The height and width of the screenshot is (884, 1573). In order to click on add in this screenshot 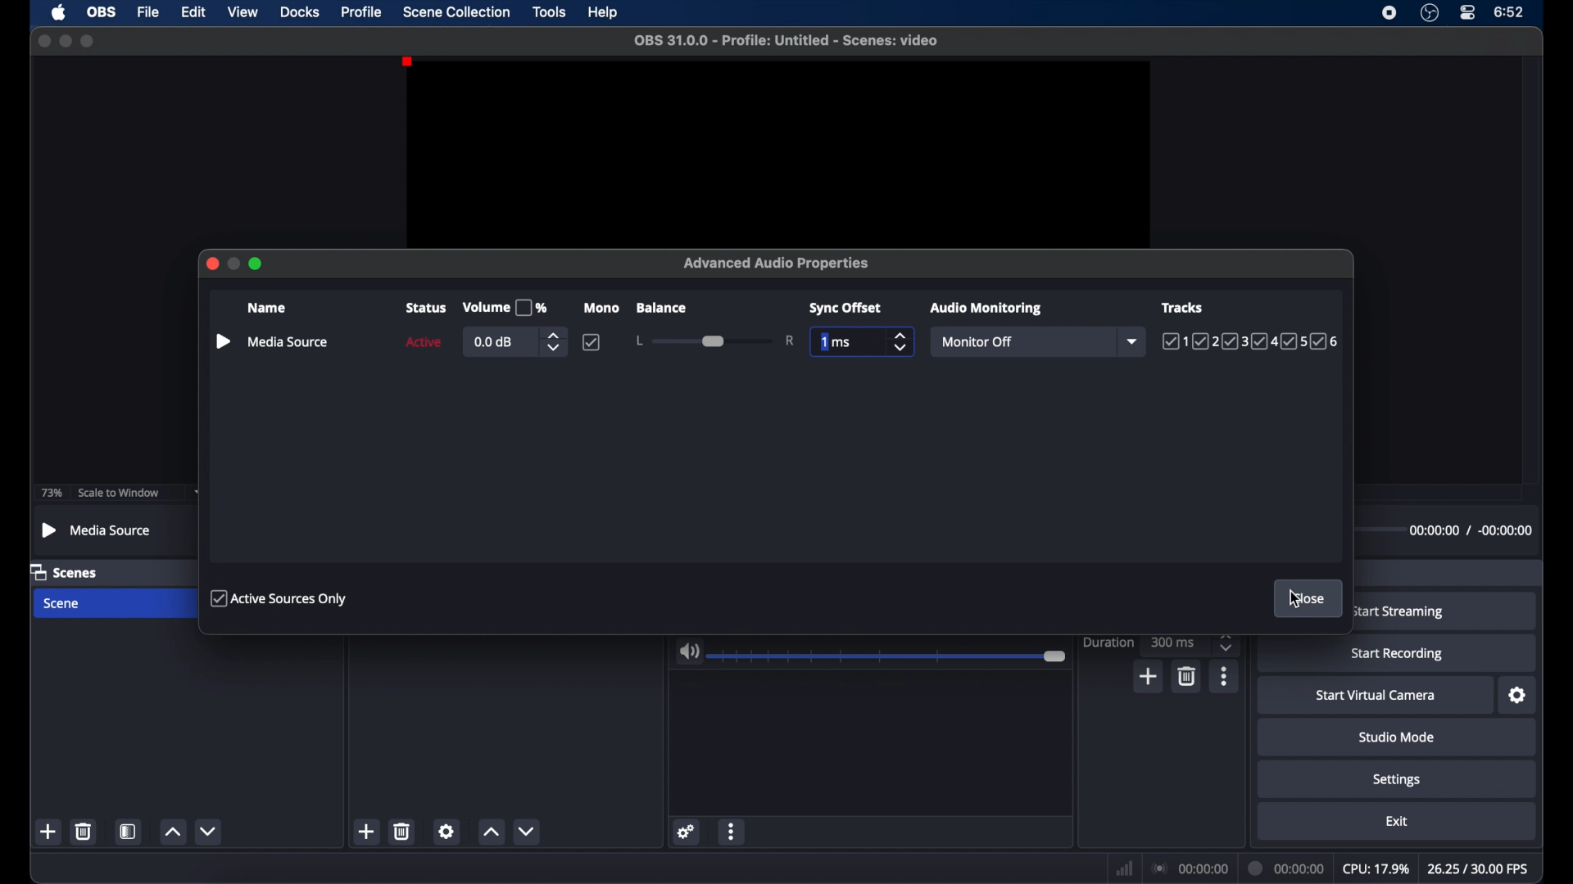, I will do `click(367, 832)`.